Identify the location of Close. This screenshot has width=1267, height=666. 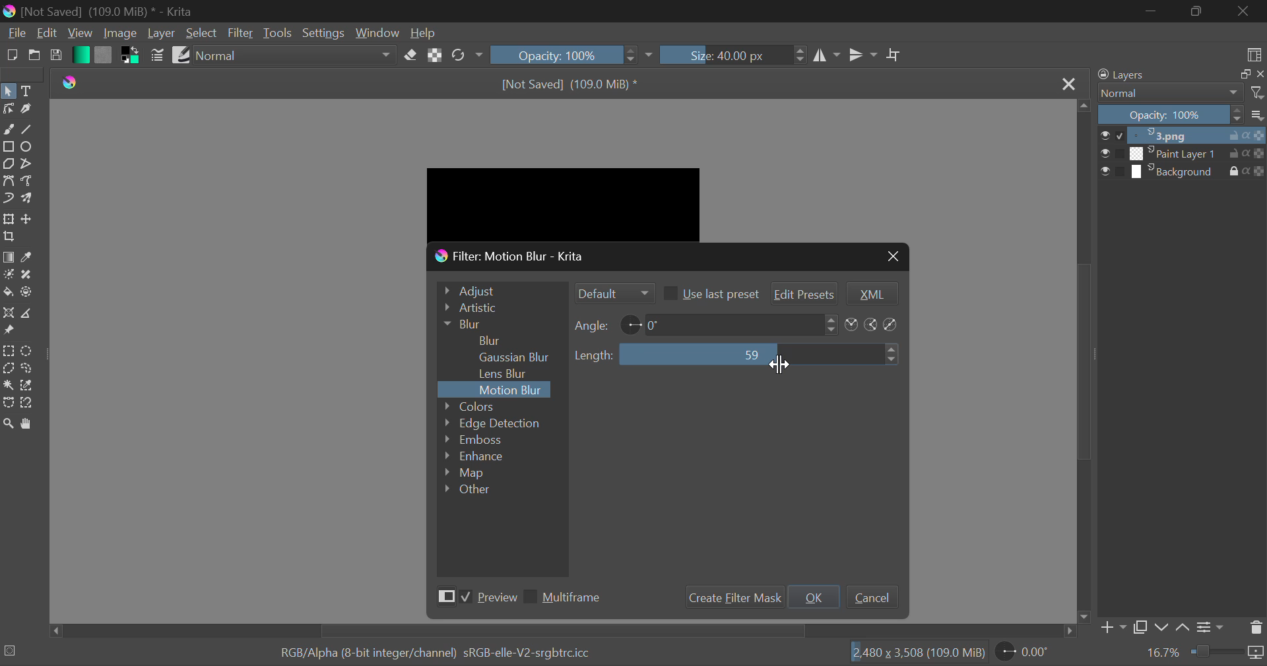
(1070, 85).